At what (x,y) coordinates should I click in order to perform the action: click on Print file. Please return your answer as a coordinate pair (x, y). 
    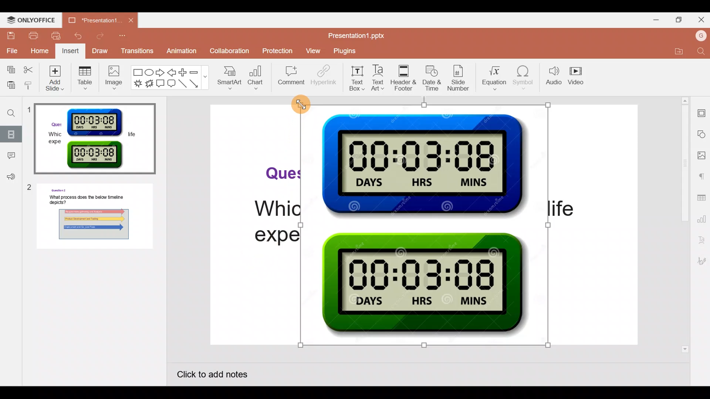
    Looking at the image, I should click on (35, 37).